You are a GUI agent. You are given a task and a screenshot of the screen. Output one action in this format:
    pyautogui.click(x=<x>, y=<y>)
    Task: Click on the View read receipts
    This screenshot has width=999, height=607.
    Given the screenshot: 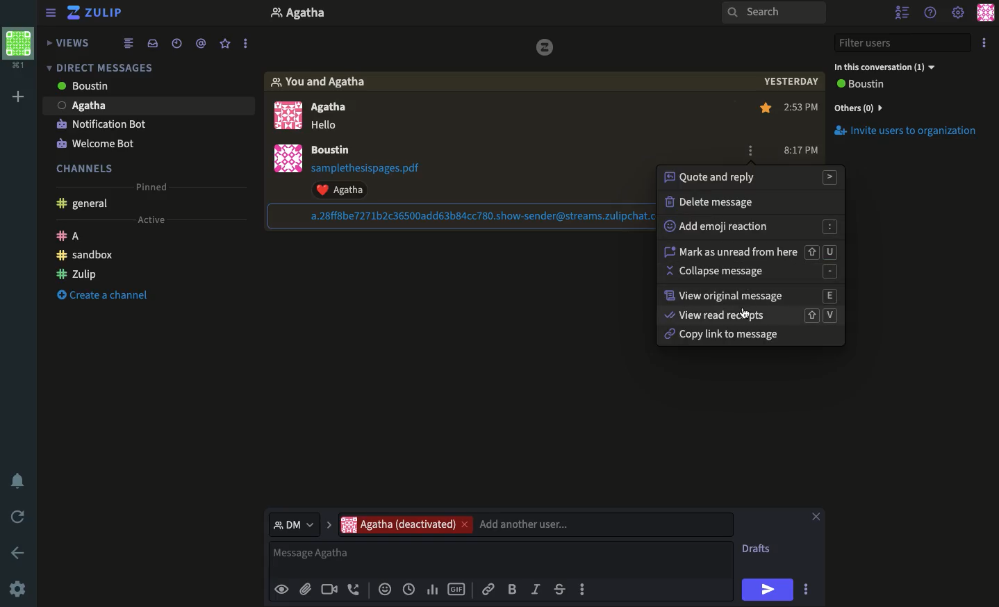 What is the action you would take?
    pyautogui.click(x=750, y=314)
    